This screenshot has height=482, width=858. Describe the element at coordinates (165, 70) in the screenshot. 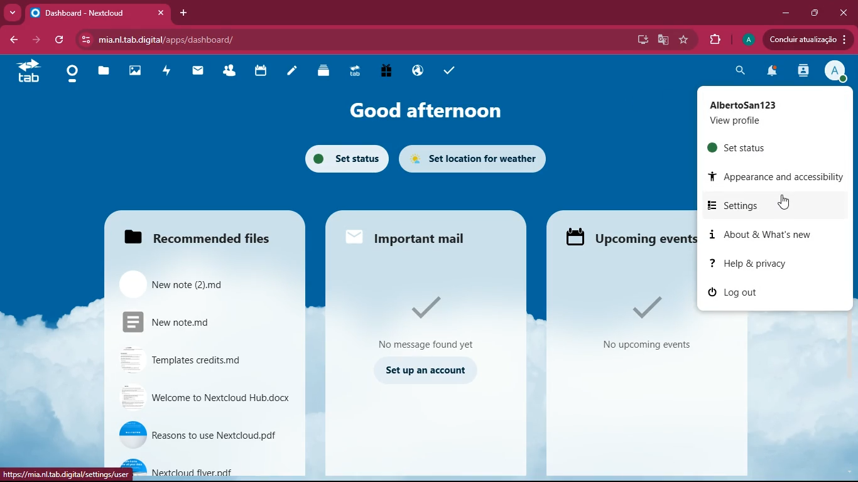

I see `activity` at that location.